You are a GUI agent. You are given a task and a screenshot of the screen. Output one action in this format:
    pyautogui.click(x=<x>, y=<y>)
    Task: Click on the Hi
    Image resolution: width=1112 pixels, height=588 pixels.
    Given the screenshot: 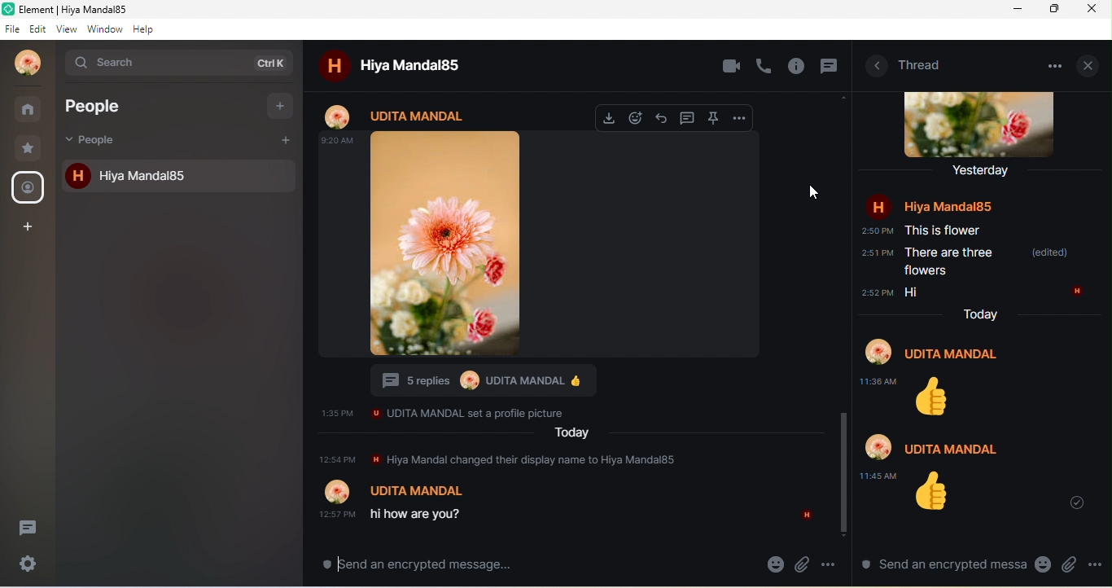 What is the action you would take?
    pyautogui.click(x=909, y=292)
    